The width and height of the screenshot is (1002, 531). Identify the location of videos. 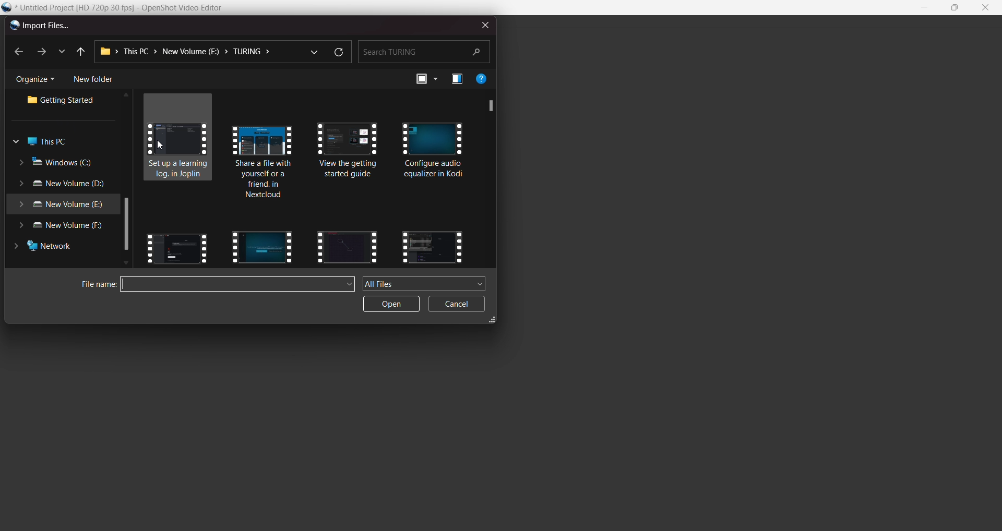
(435, 152).